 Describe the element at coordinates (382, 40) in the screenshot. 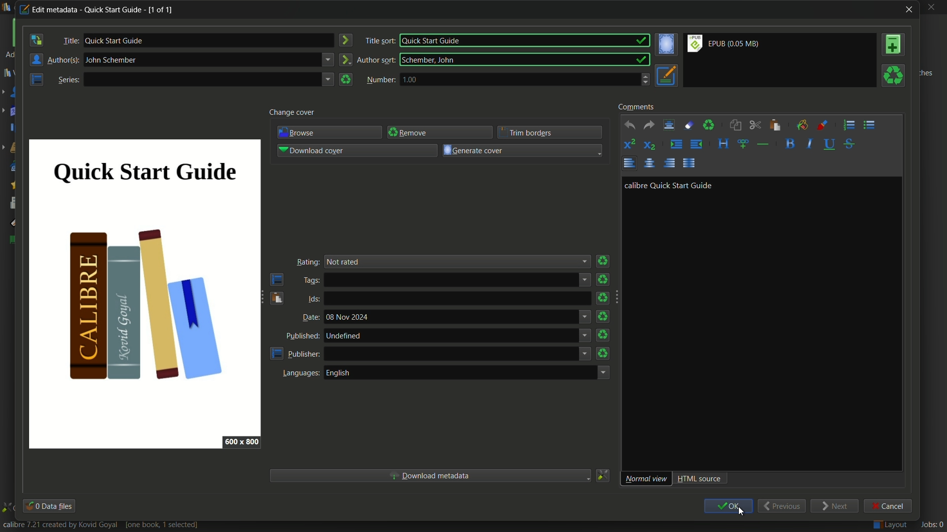

I see `title sort` at that location.